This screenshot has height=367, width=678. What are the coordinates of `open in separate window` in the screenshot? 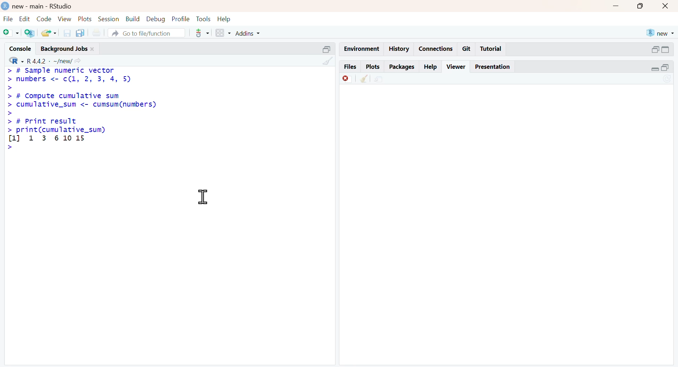 It's located at (654, 49).